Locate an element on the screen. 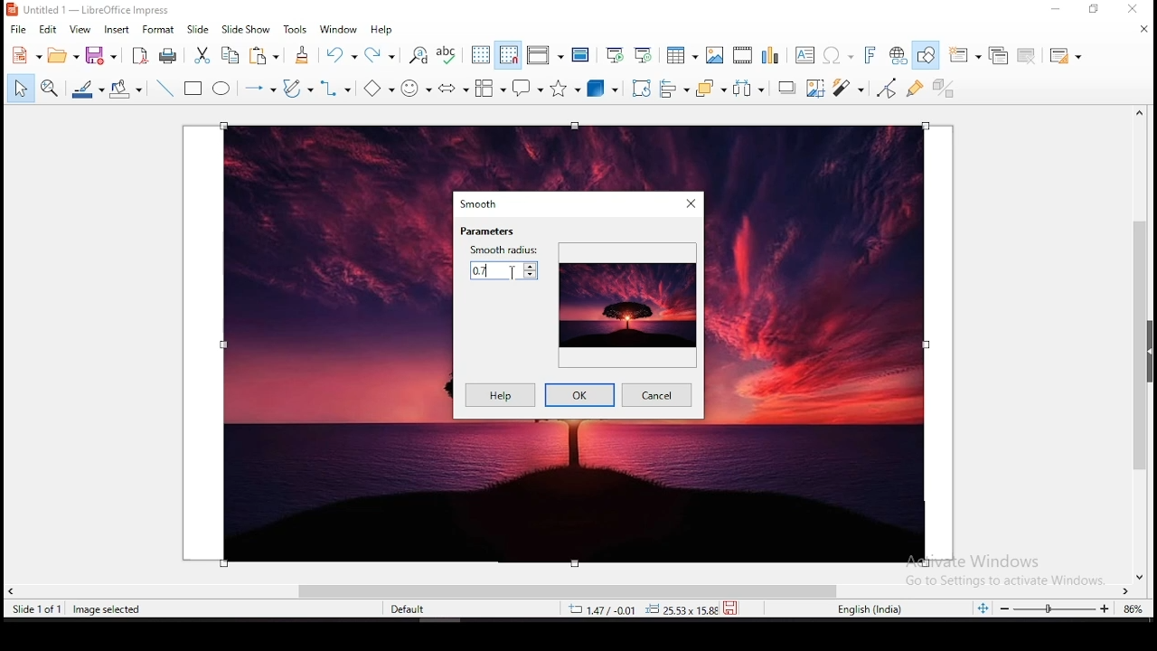  preview is located at coordinates (626, 303).